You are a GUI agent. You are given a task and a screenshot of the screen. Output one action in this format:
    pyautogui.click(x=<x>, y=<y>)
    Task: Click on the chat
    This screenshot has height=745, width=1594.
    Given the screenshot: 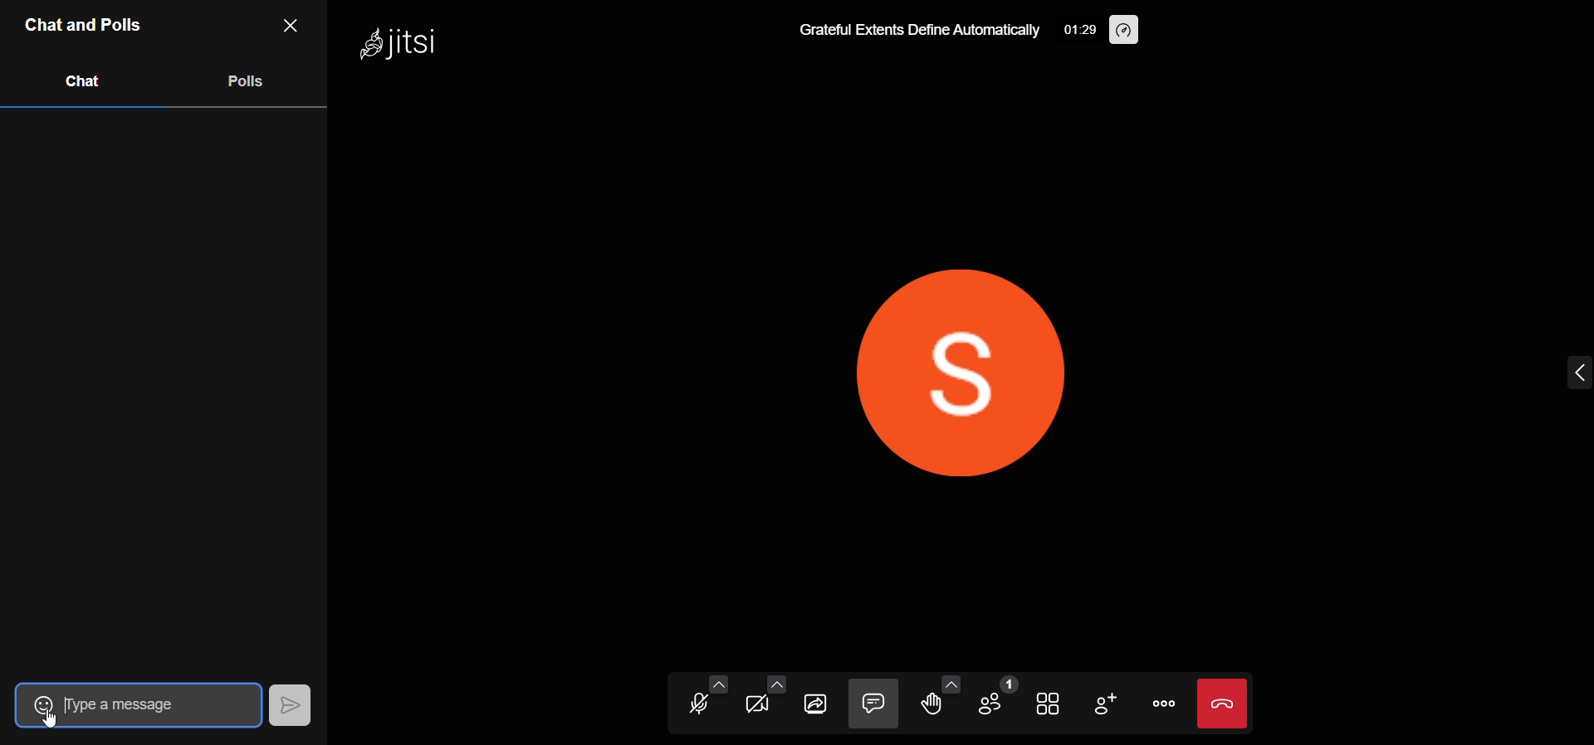 What is the action you would take?
    pyautogui.click(x=79, y=82)
    